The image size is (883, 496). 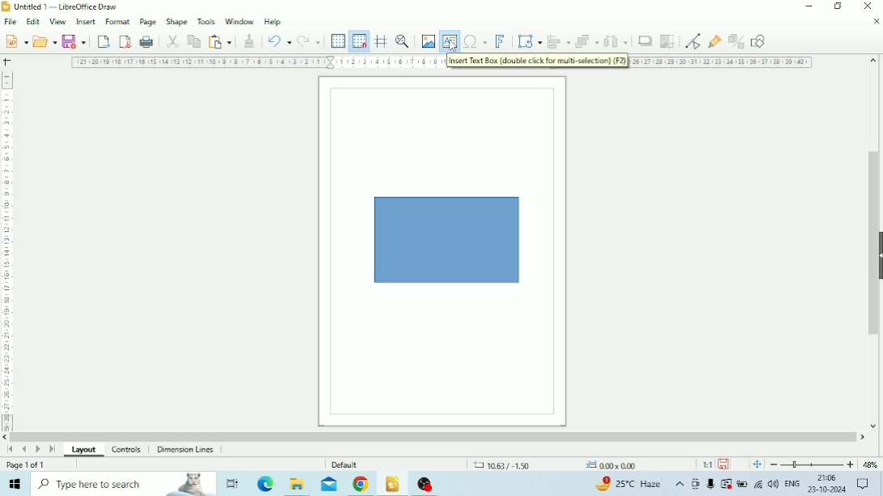 What do you see at coordinates (86, 21) in the screenshot?
I see `Insert` at bounding box center [86, 21].